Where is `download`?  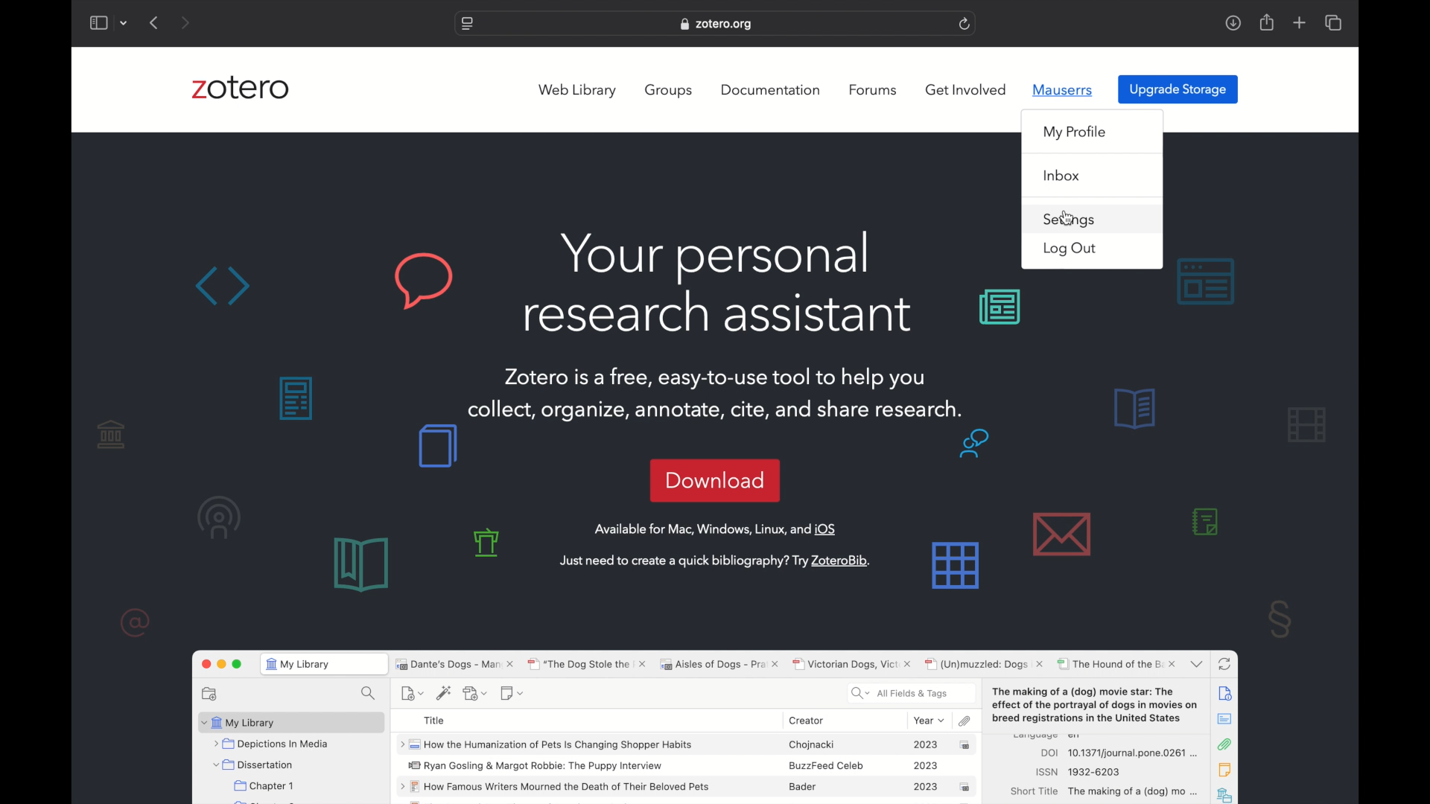 download is located at coordinates (1233, 23).